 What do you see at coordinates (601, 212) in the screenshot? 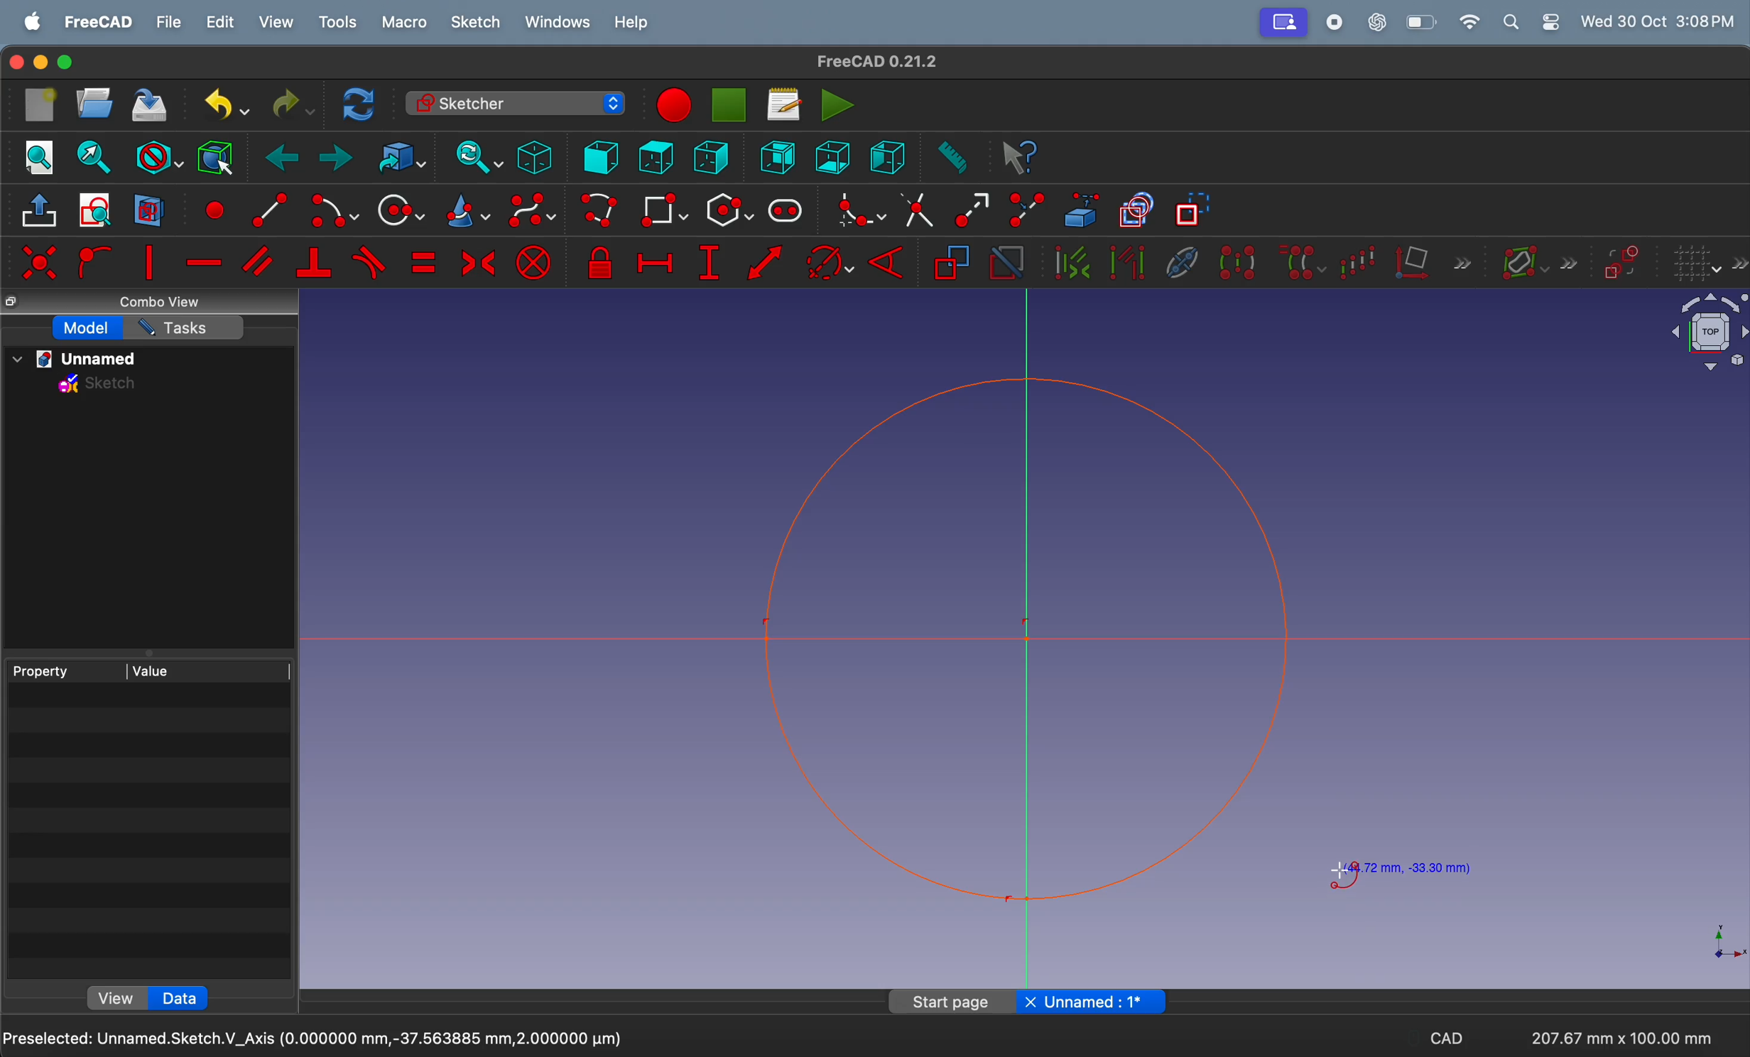
I see `create ploy line` at bounding box center [601, 212].